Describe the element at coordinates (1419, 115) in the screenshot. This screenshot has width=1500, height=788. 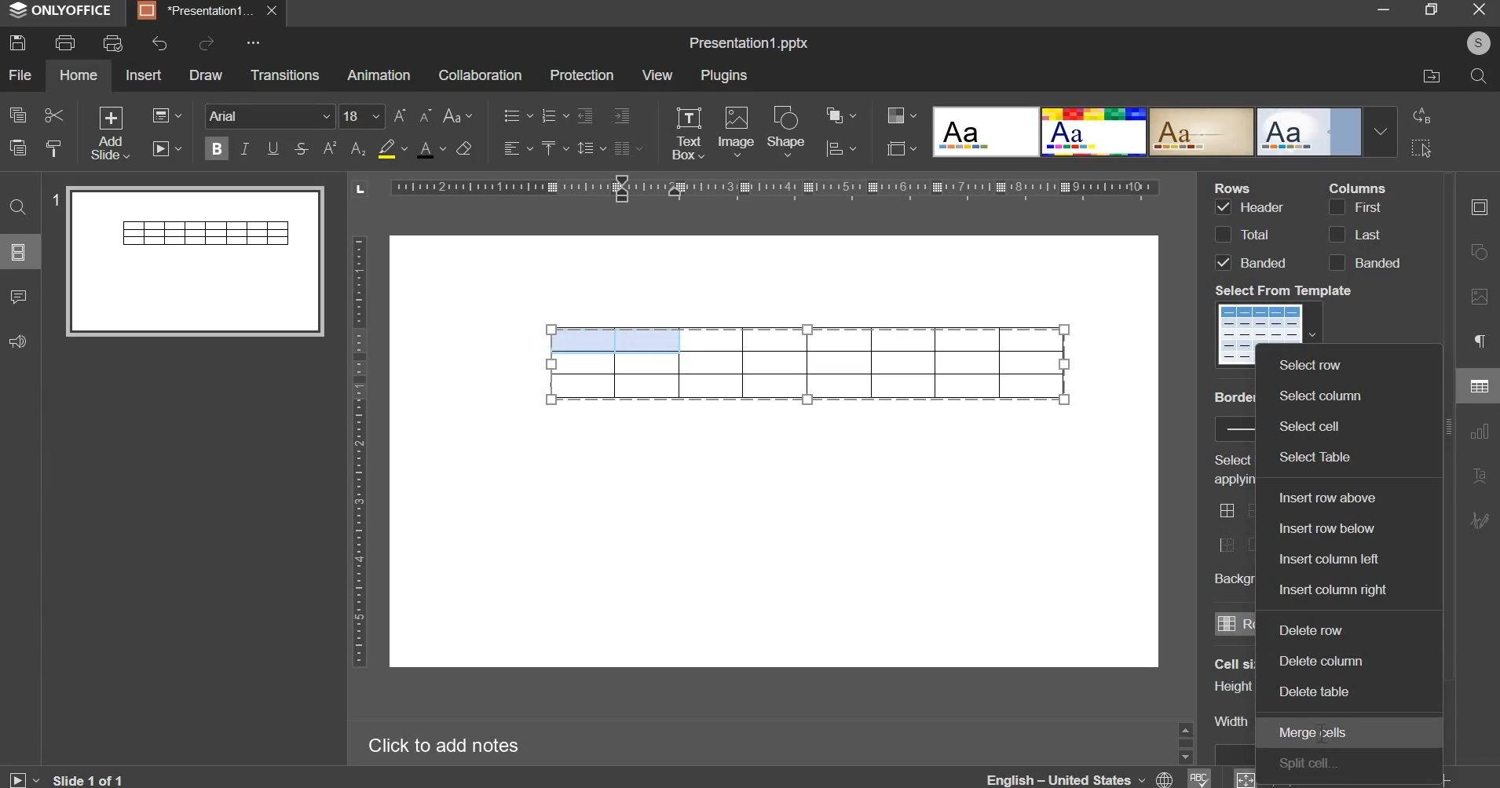
I see `replace` at that location.